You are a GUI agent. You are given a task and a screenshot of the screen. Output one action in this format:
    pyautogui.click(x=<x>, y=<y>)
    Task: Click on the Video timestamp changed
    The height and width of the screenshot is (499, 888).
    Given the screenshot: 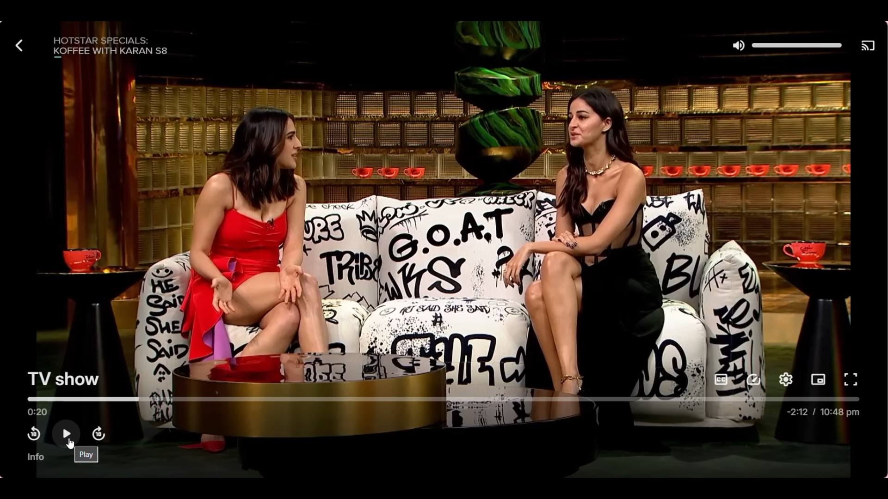 What is the action you would take?
    pyautogui.click(x=37, y=412)
    